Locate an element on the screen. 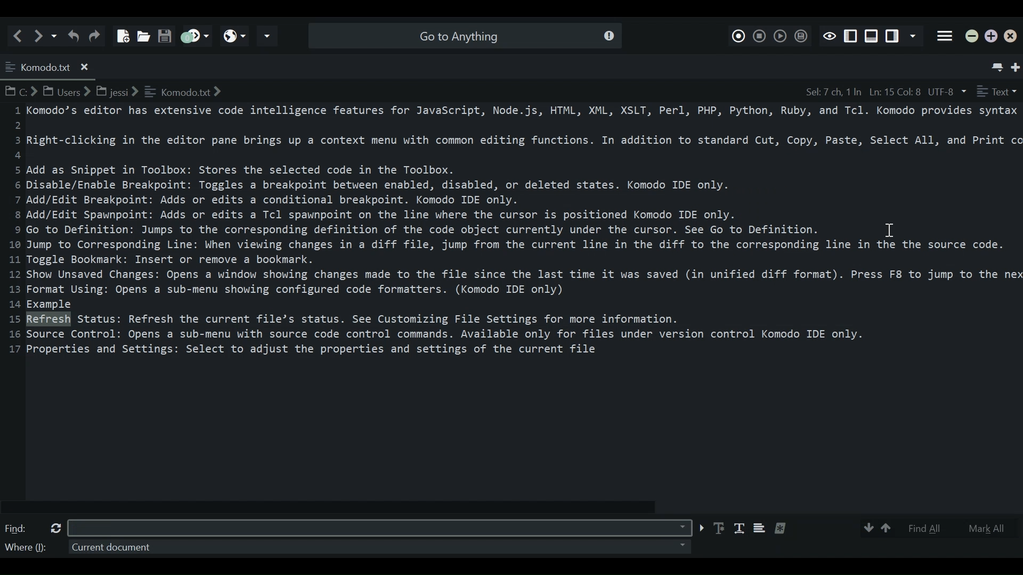 This screenshot has width=1023, height=575. Close is located at coordinates (1013, 38).